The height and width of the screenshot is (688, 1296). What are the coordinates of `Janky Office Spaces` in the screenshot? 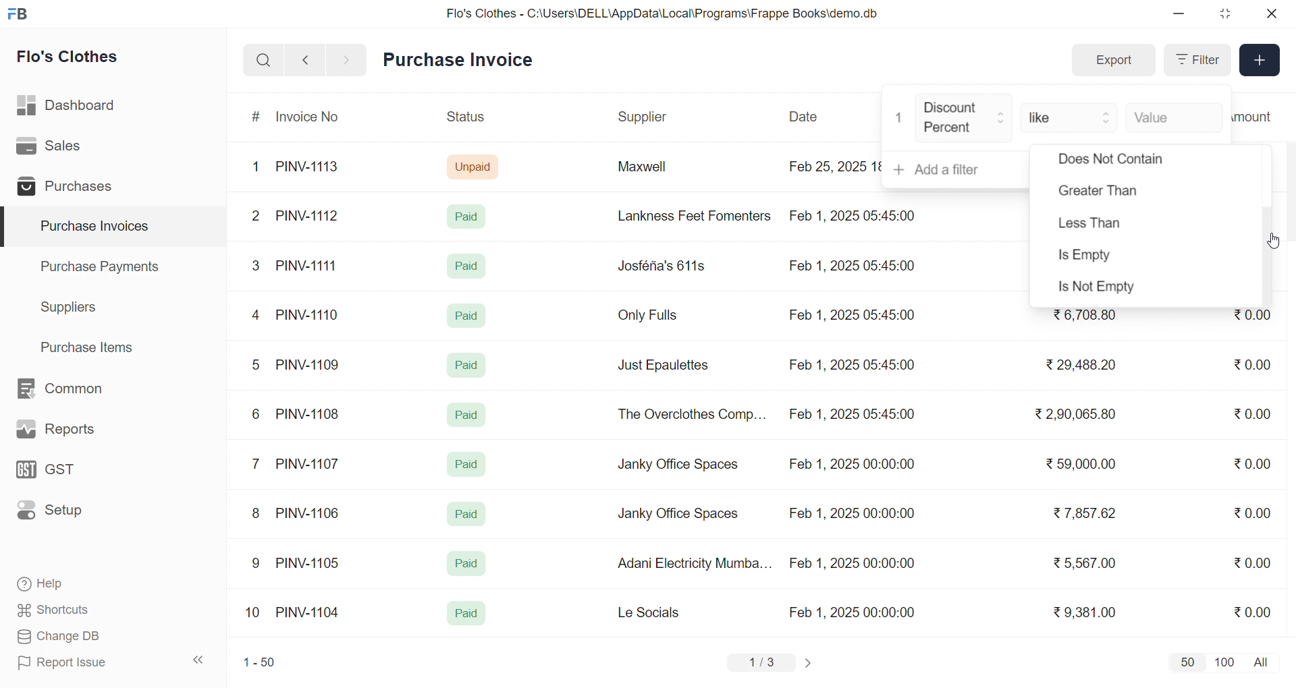 It's located at (678, 515).